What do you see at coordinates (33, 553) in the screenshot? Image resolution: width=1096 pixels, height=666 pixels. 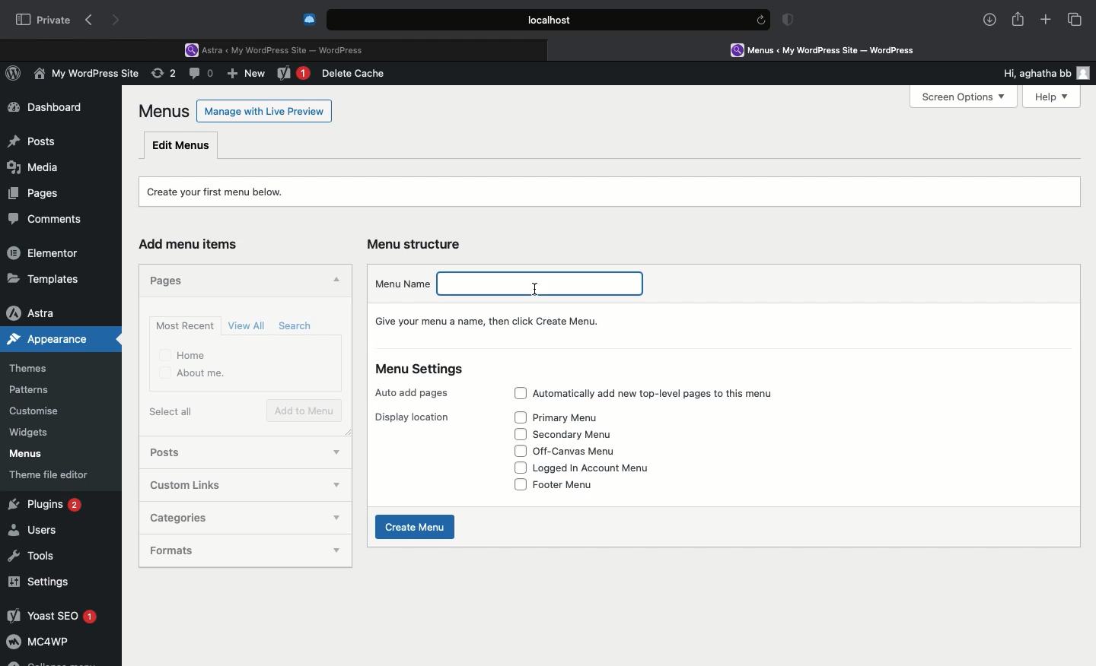 I see `Tools` at bounding box center [33, 553].